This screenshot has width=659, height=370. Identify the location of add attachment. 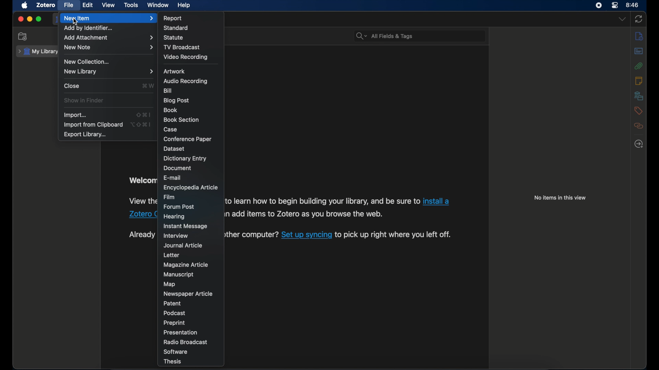
(108, 38).